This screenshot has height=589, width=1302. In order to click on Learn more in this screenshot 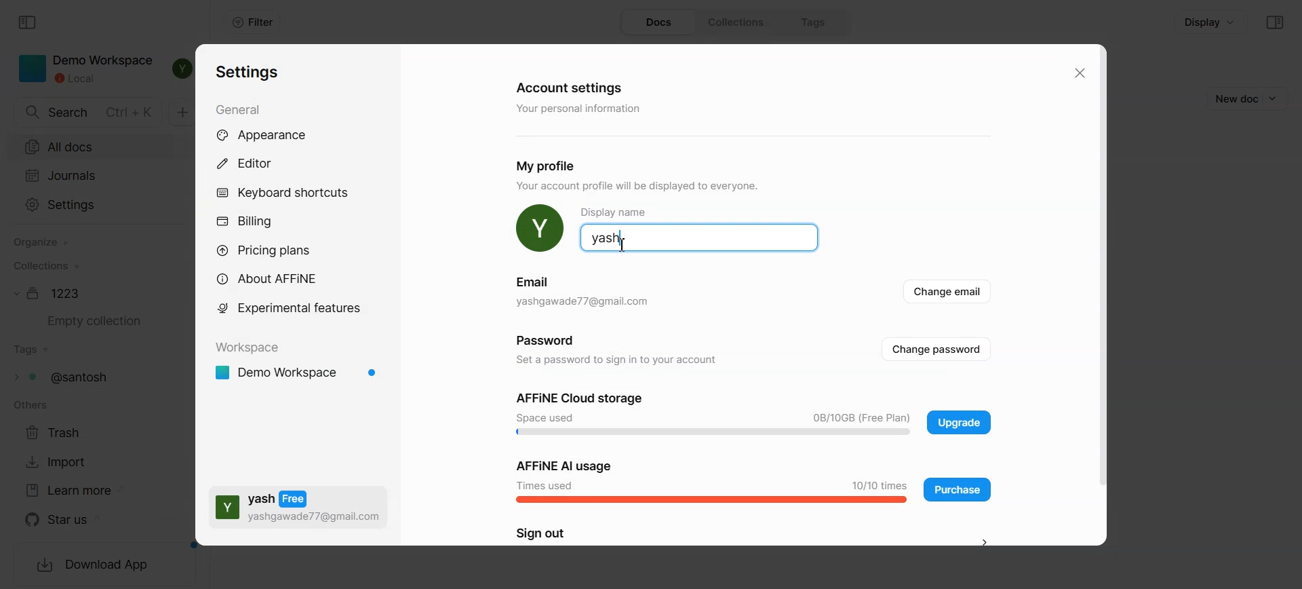, I will do `click(75, 491)`.